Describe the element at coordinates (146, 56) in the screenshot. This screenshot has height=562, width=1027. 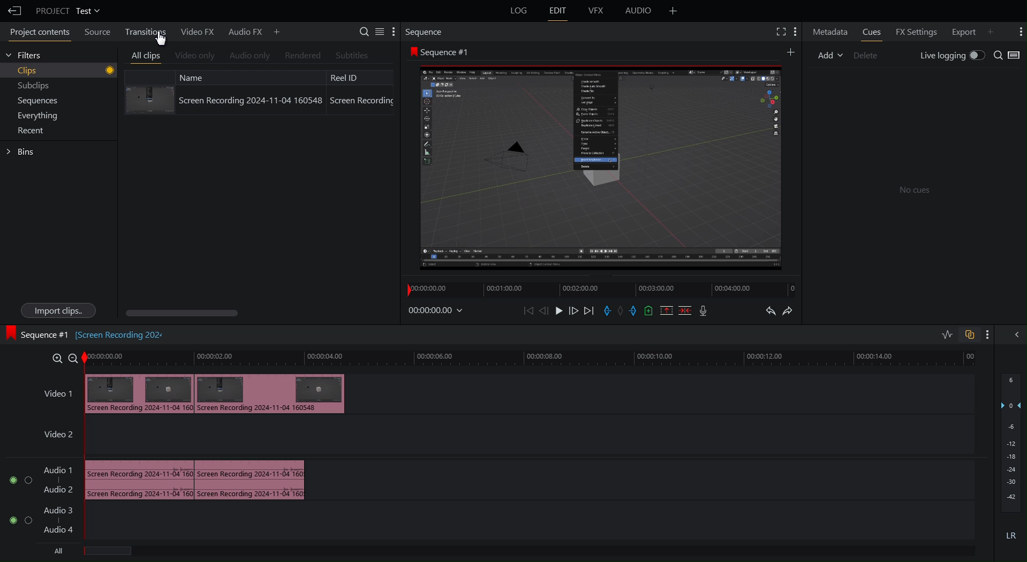
I see `All clips` at that location.